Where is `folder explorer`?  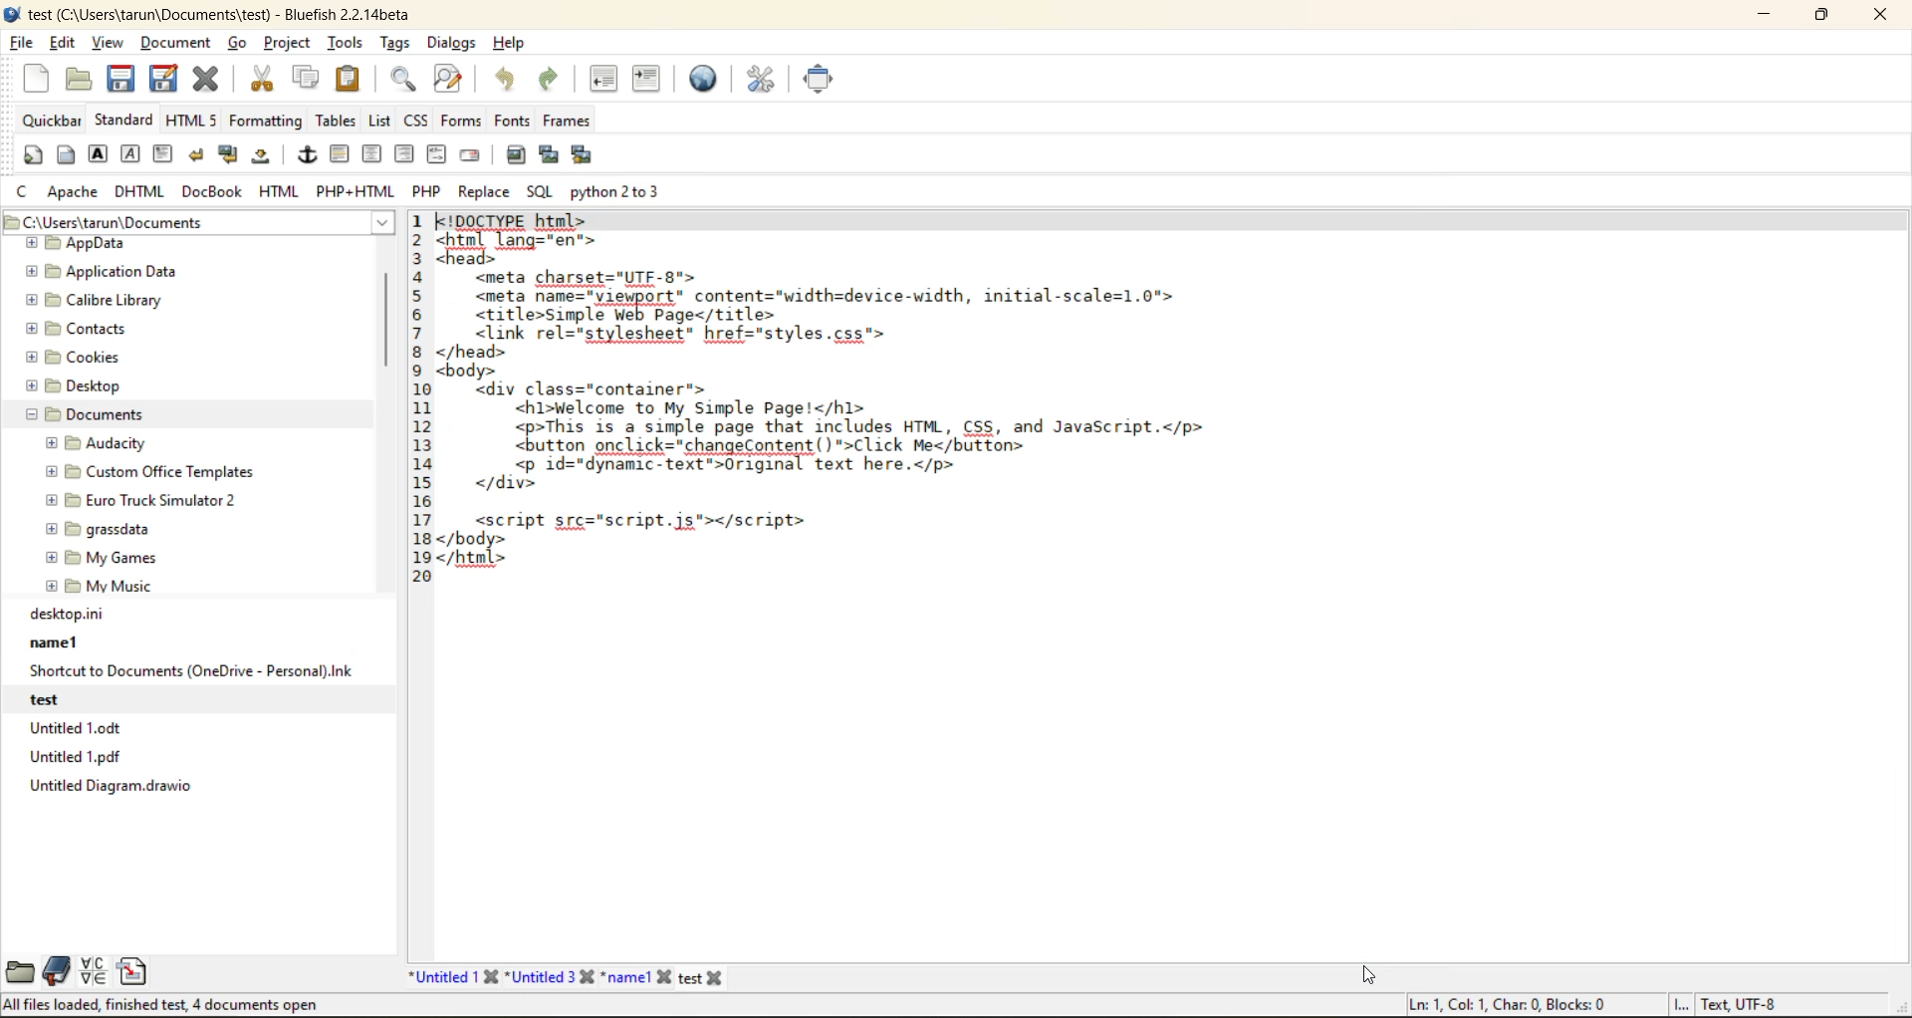
folder explorer is located at coordinates (177, 419).